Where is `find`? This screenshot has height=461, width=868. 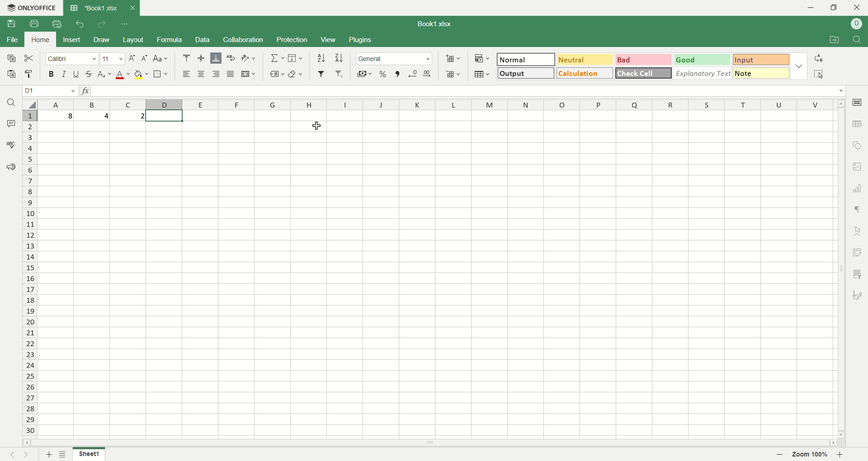 find is located at coordinates (14, 102).